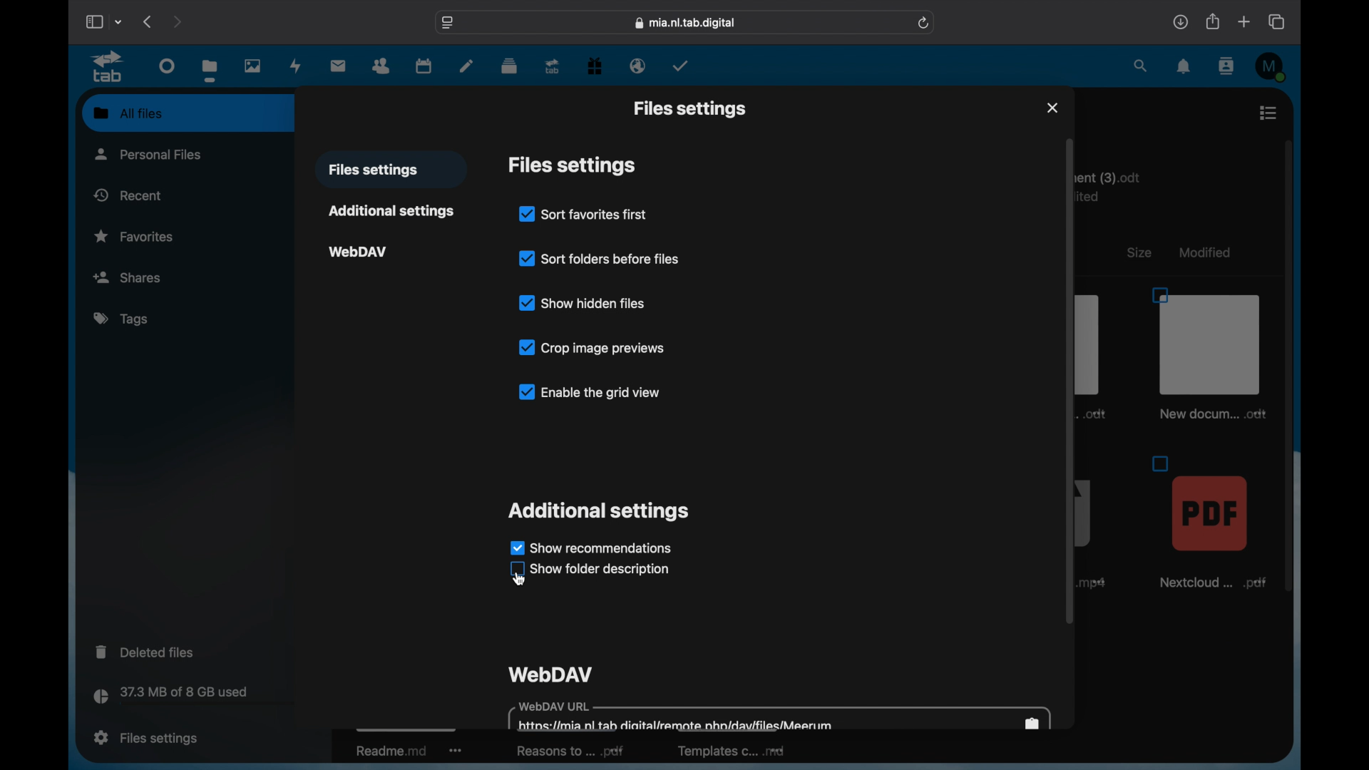  What do you see at coordinates (359, 252) in the screenshot?
I see `webdav` at bounding box center [359, 252].